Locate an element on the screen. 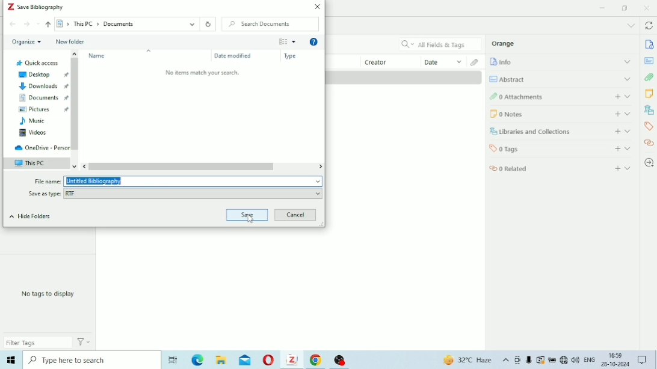  Name is located at coordinates (98, 56).